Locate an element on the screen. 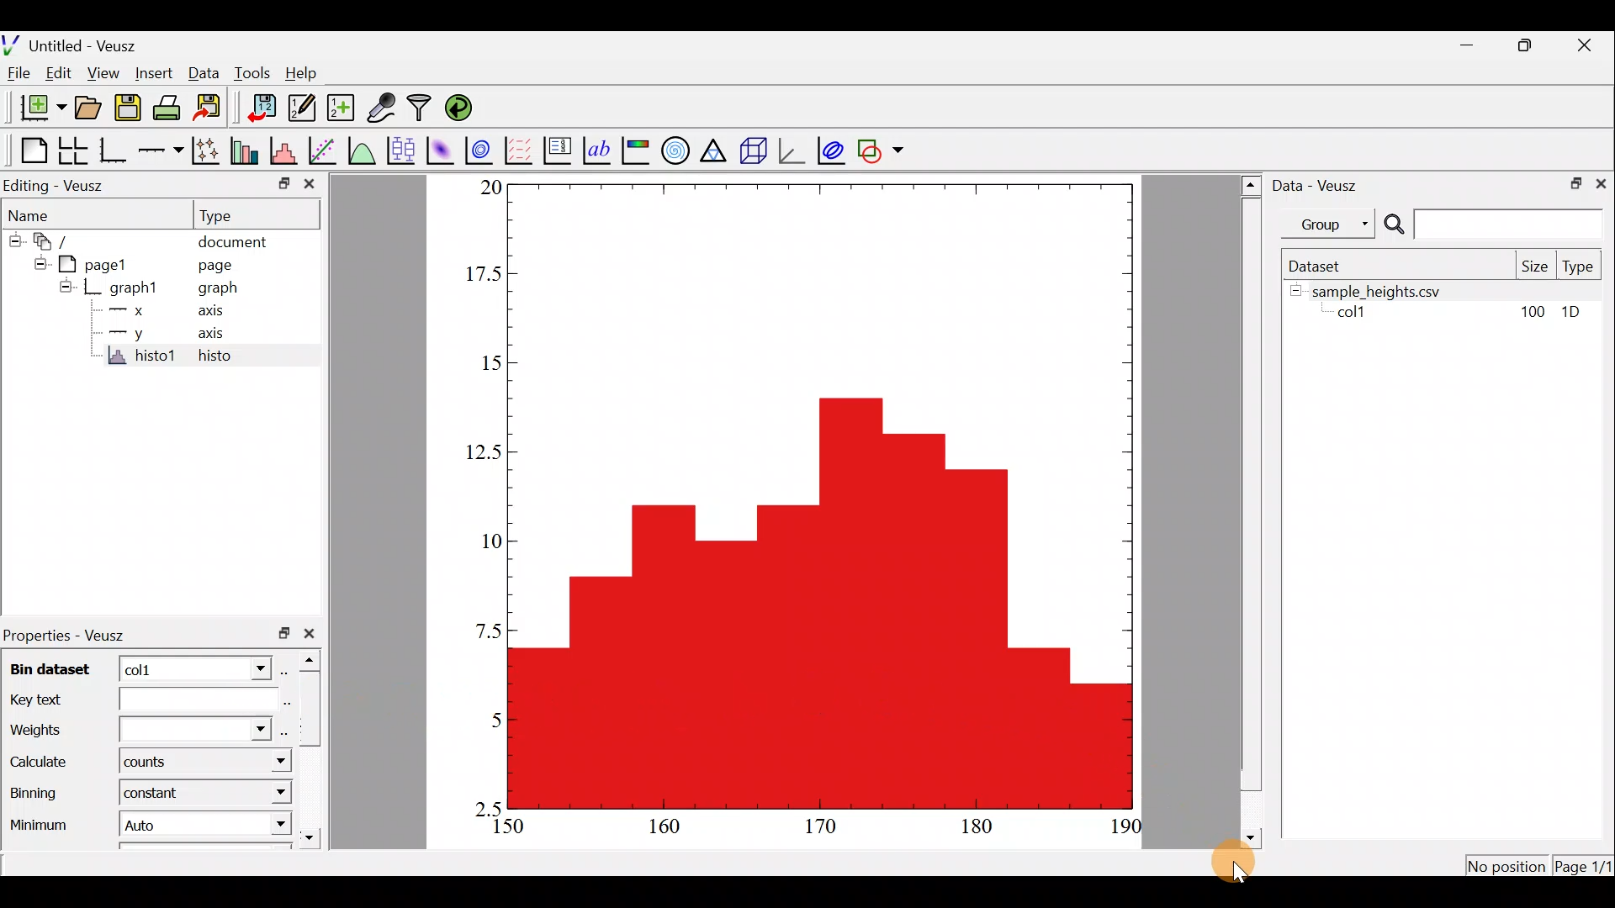 The image size is (1615, 908). restore down is located at coordinates (283, 636).